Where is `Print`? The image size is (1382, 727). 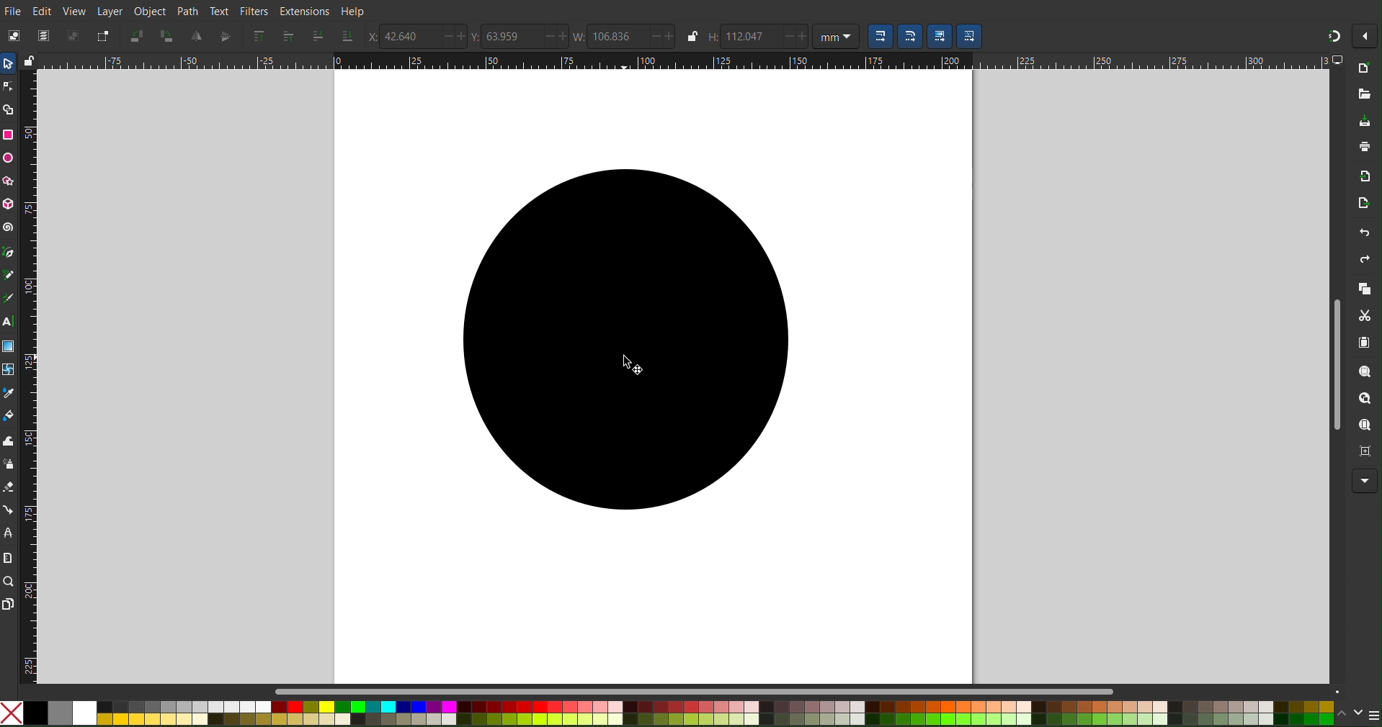
Print is located at coordinates (1362, 150).